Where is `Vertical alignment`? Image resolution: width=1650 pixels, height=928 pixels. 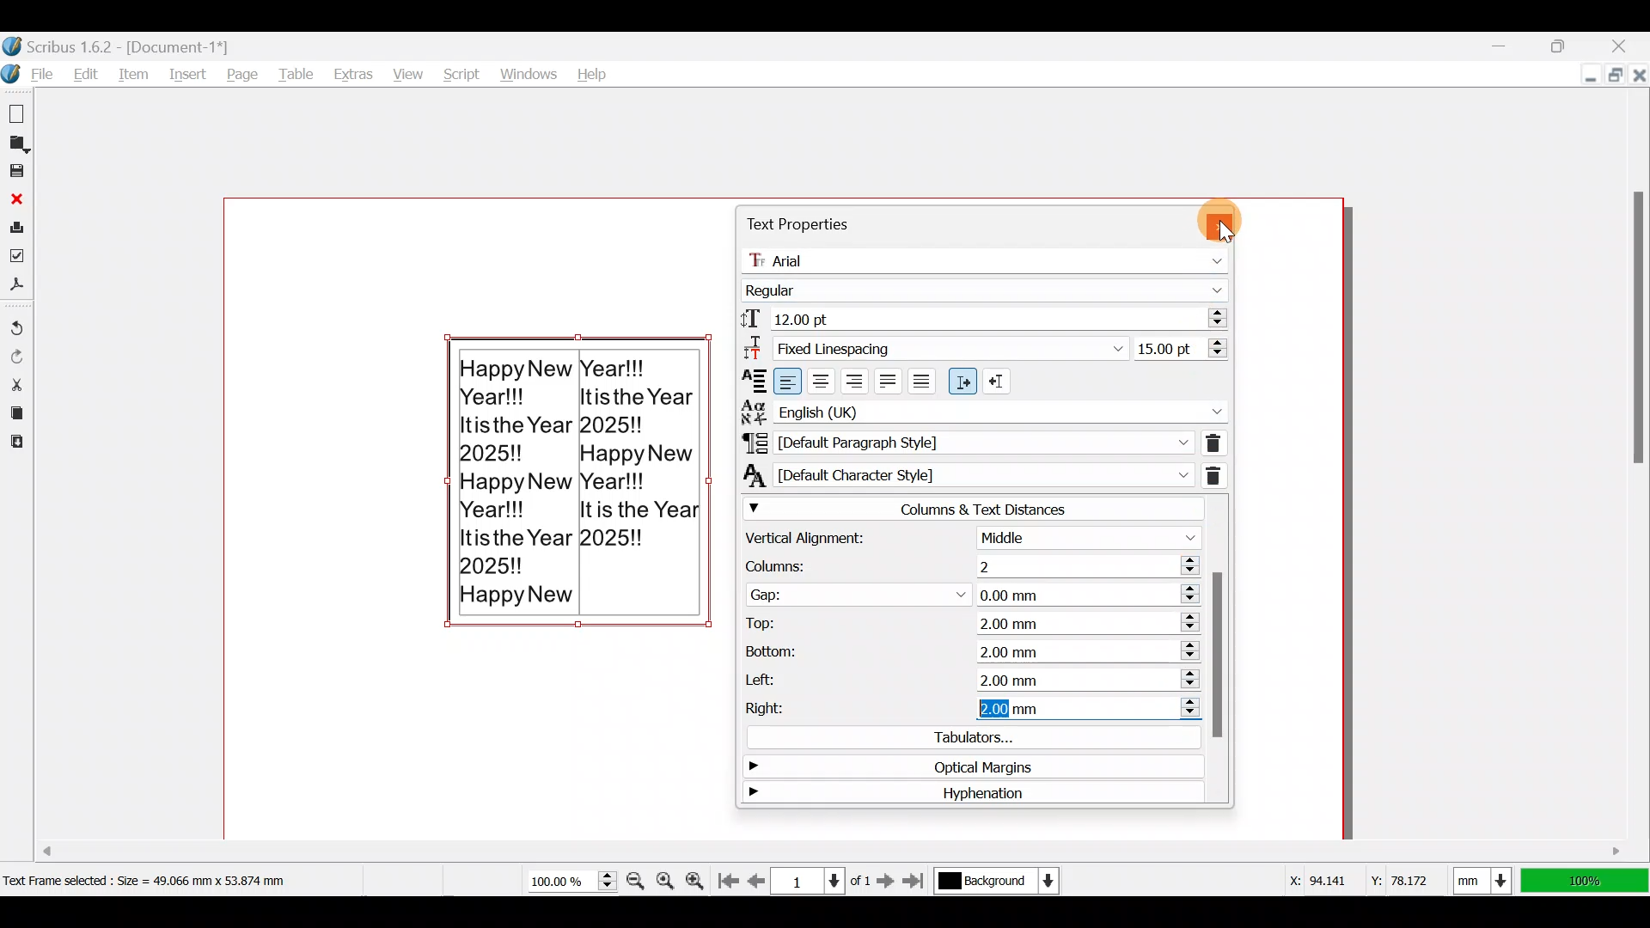 Vertical alignment is located at coordinates (969, 538).